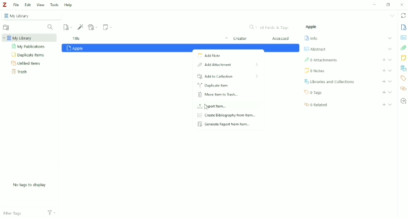  I want to click on No tags to display, so click(29, 185).